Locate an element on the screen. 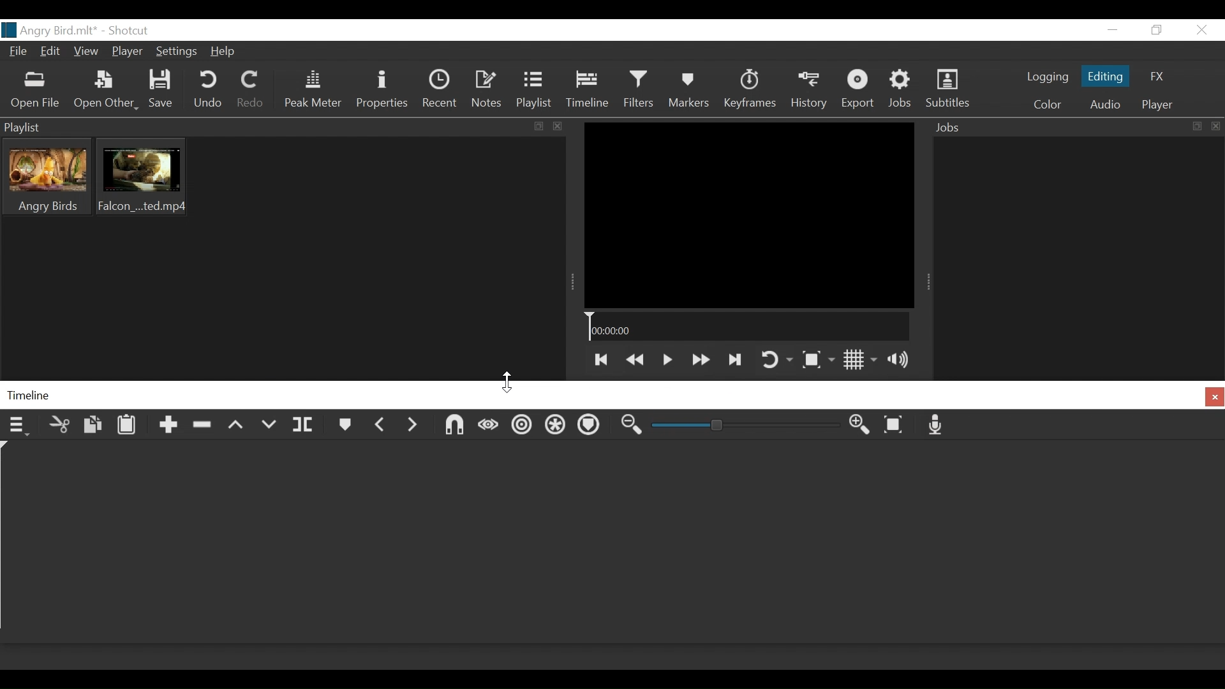  Notes is located at coordinates (486, 91).